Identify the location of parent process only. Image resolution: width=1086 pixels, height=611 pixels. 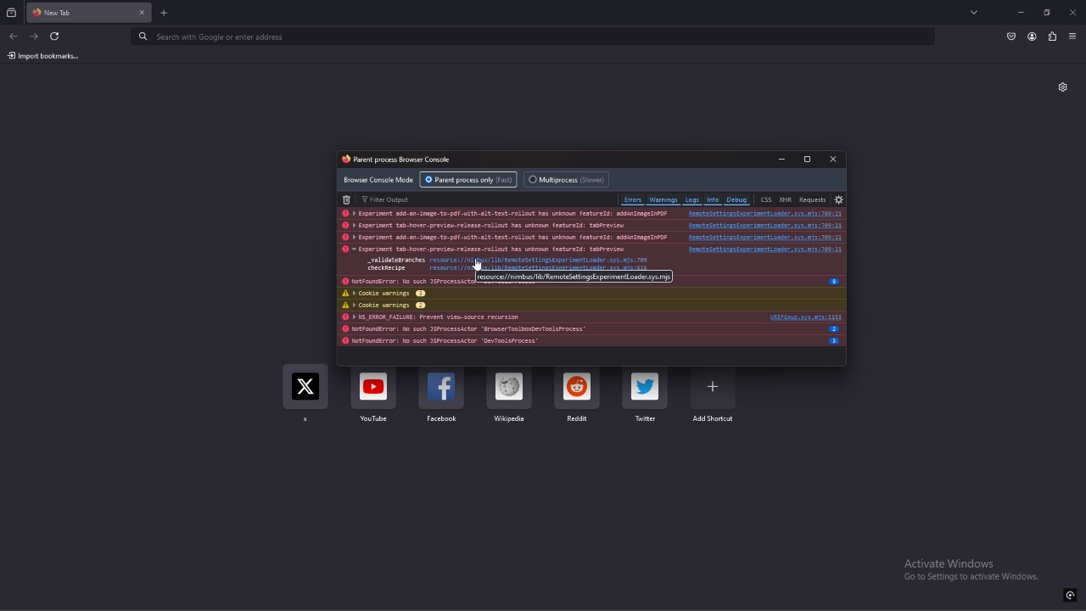
(468, 179).